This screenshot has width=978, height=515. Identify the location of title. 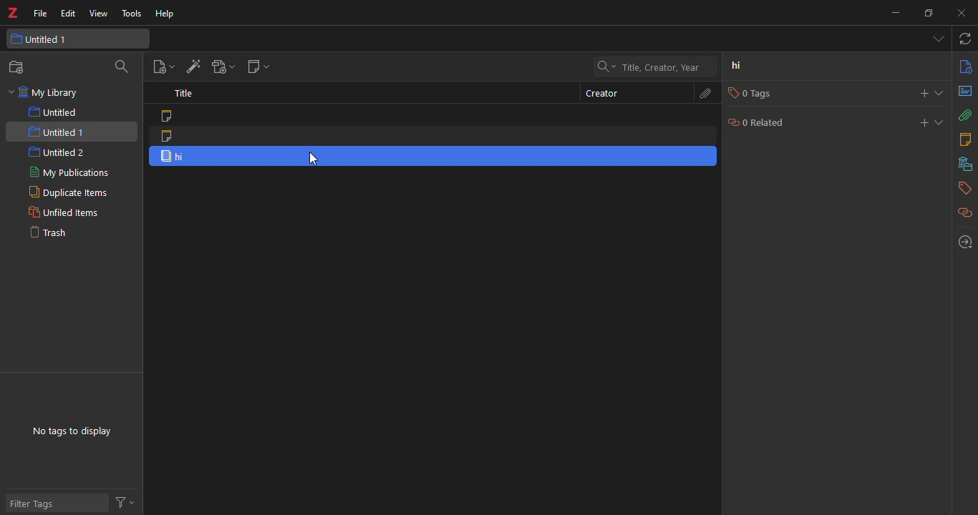
(183, 92).